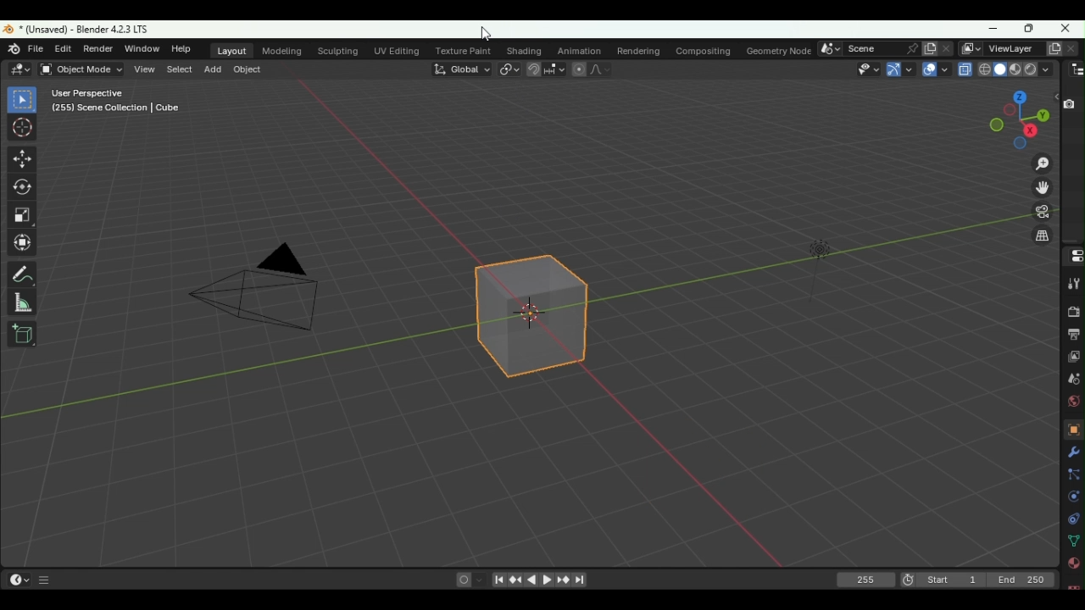 Image resolution: width=1085 pixels, height=610 pixels. What do you see at coordinates (22, 334) in the screenshot?
I see `Add cube` at bounding box center [22, 334].